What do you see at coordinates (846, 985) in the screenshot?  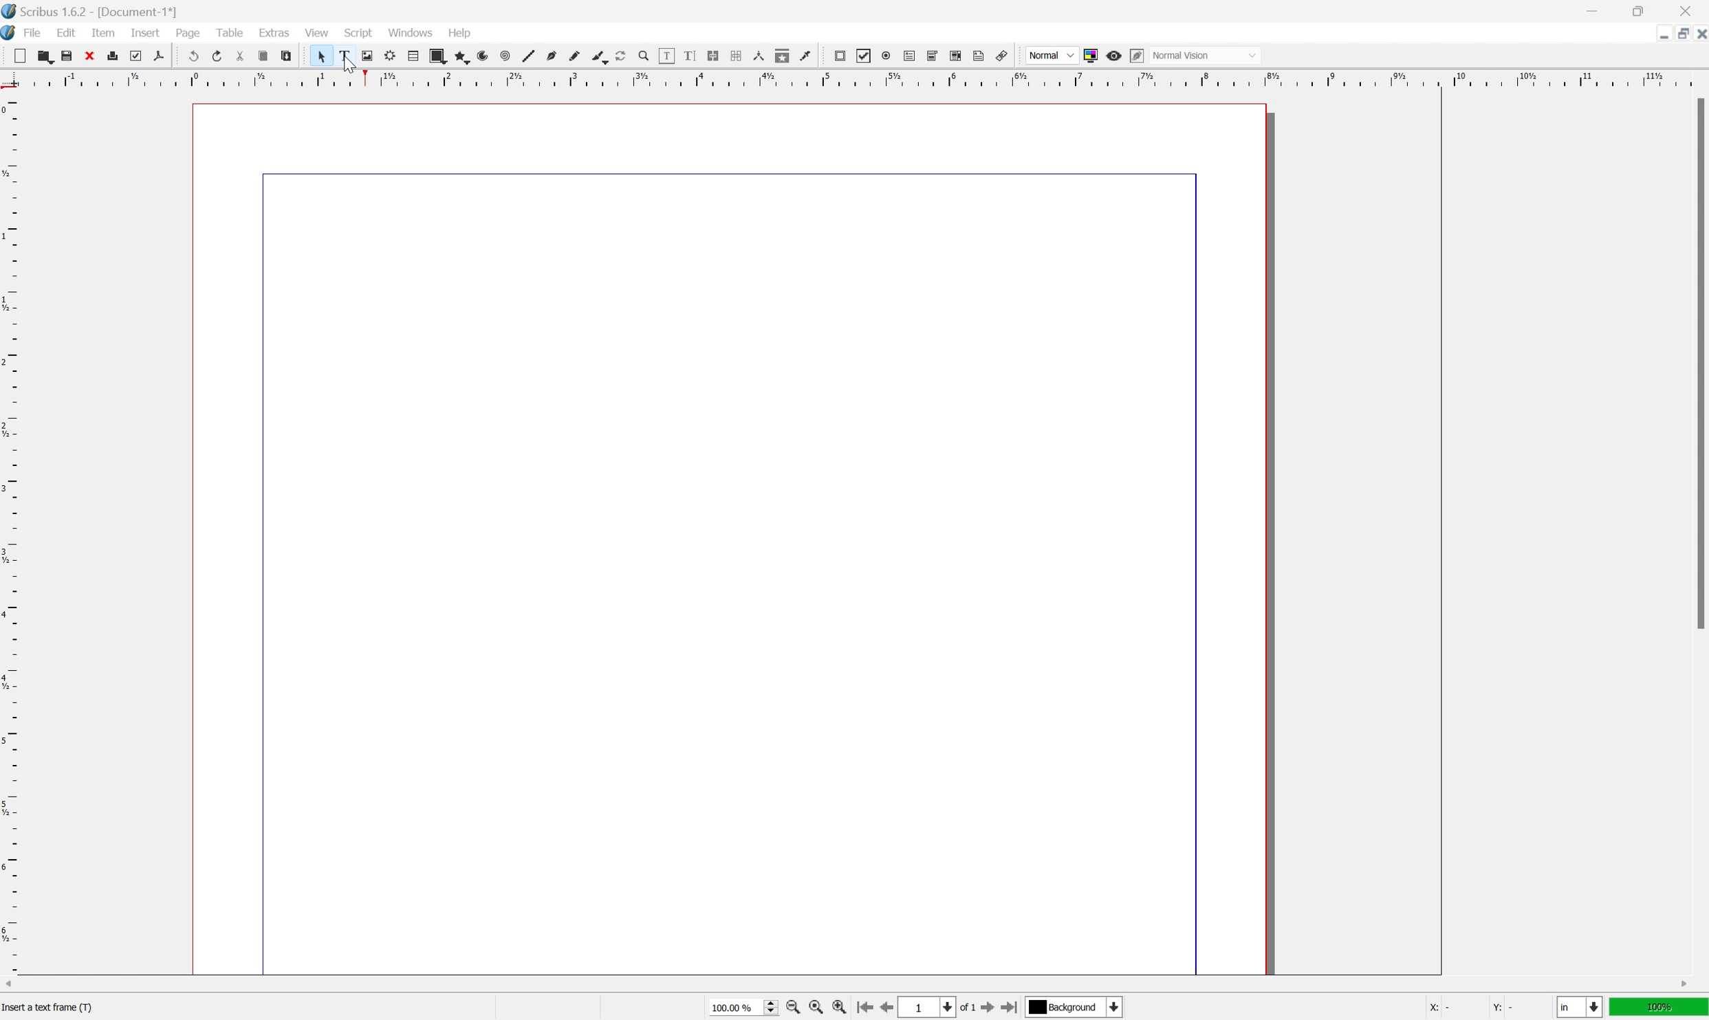 I see `scroll bar` at bounding box center [846, 985].